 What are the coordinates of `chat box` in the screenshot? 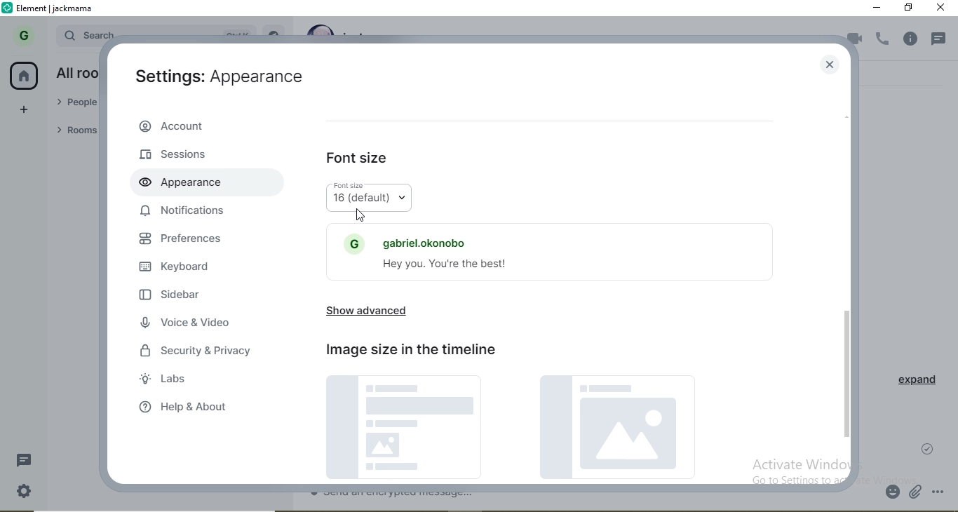 It's located at (594, 497).